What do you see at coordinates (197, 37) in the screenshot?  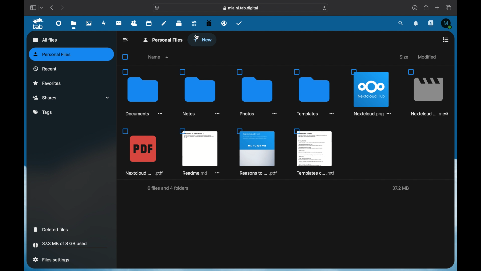 I see `cursor` at bounding box center [197, 37].